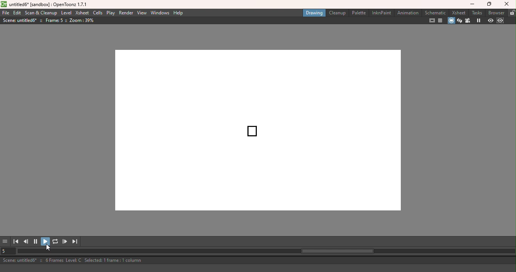 This screenshot has width=516, height=272. What do you see at coordinates (360, 13) in the screenshot?
I see `Palette` at bounding box center [360, 13].